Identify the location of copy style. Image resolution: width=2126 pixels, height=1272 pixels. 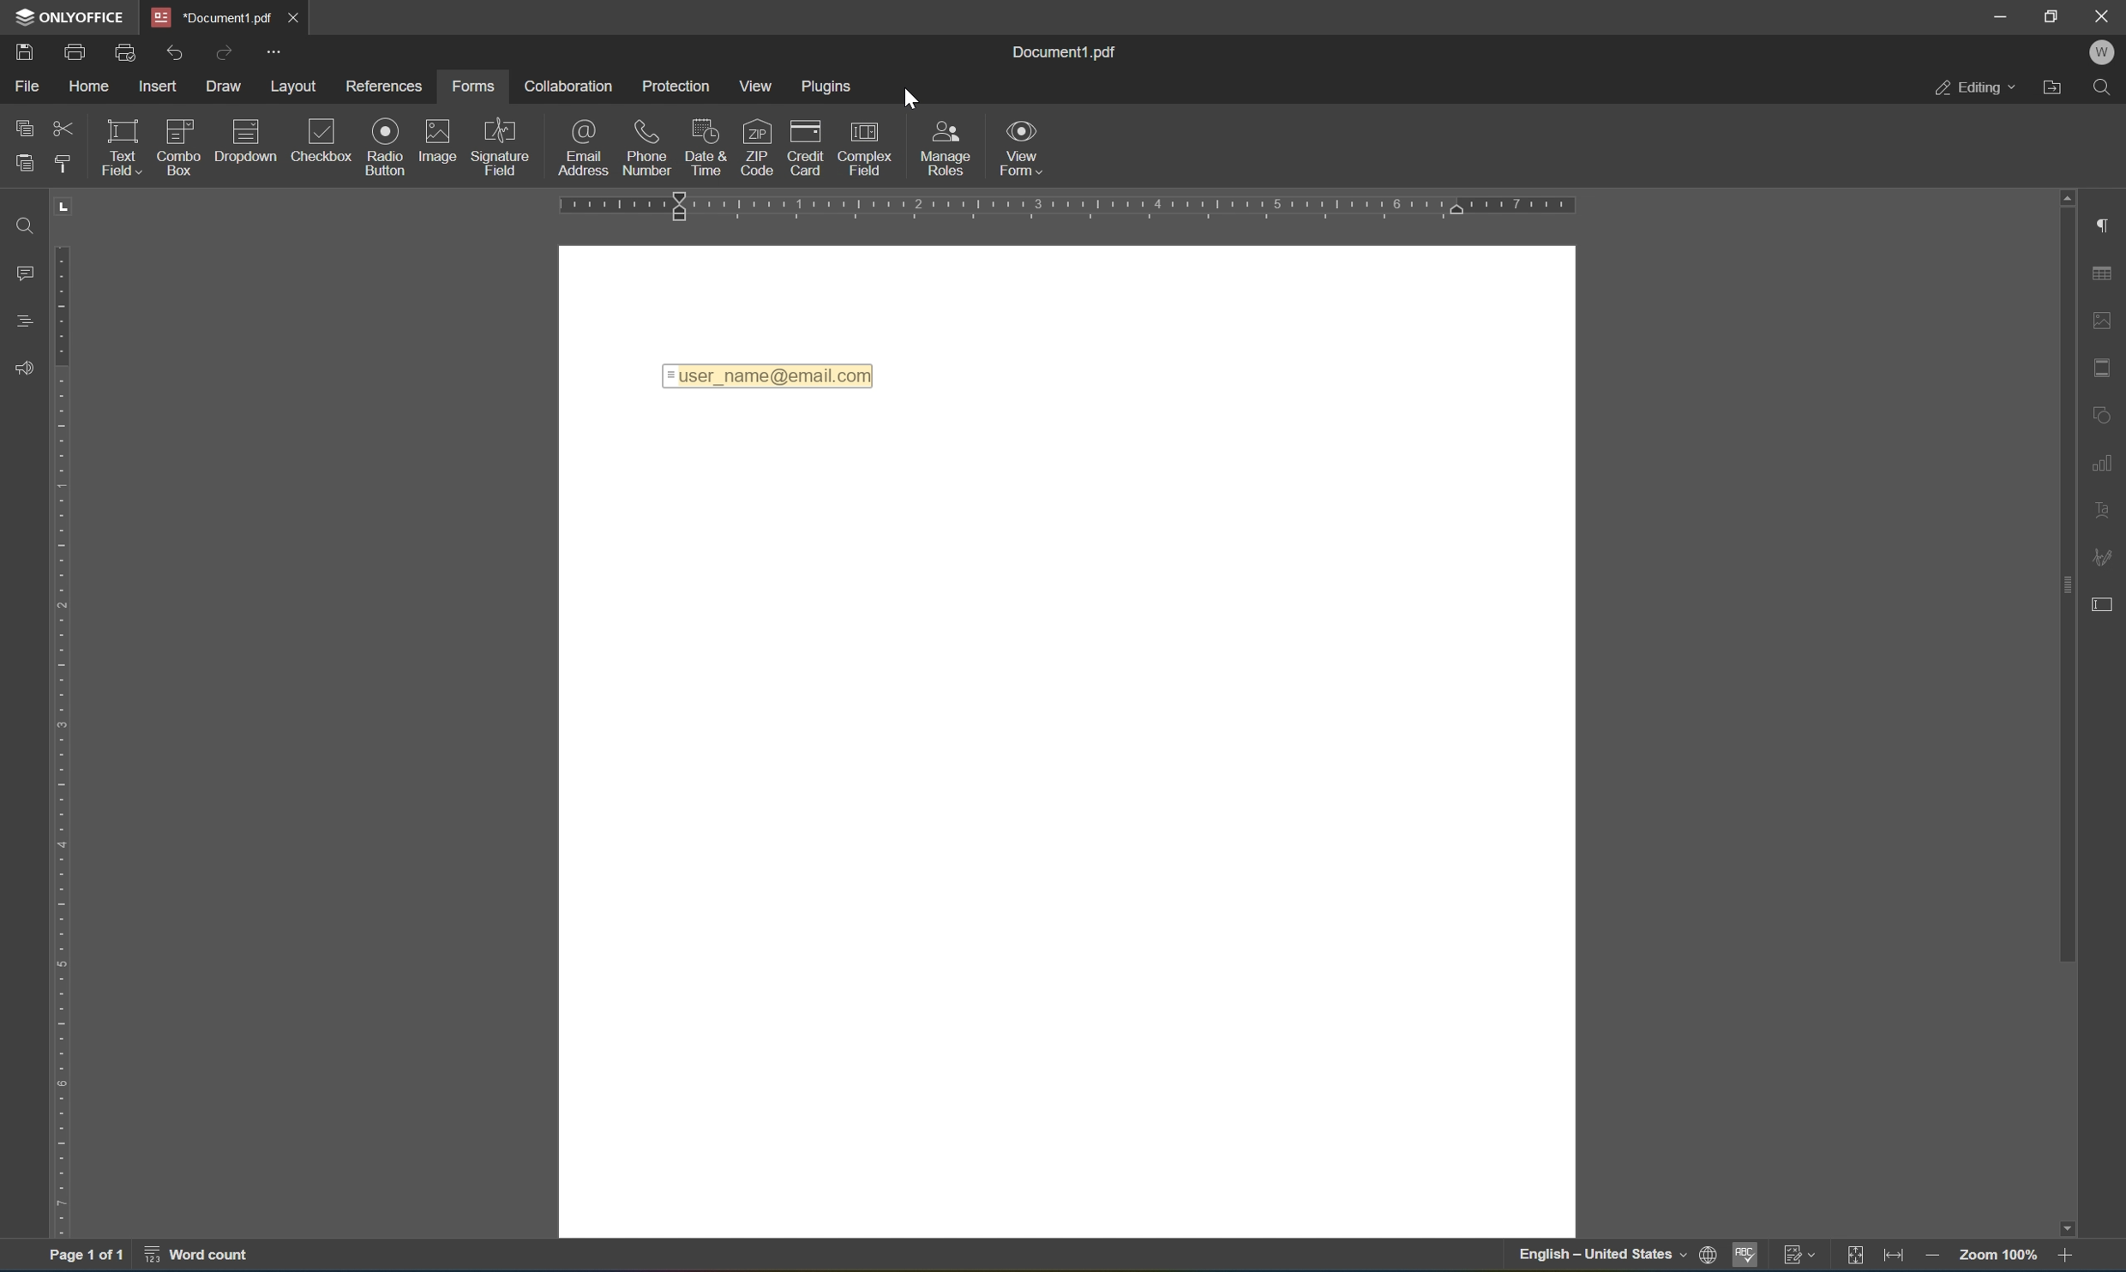
(65, 165).